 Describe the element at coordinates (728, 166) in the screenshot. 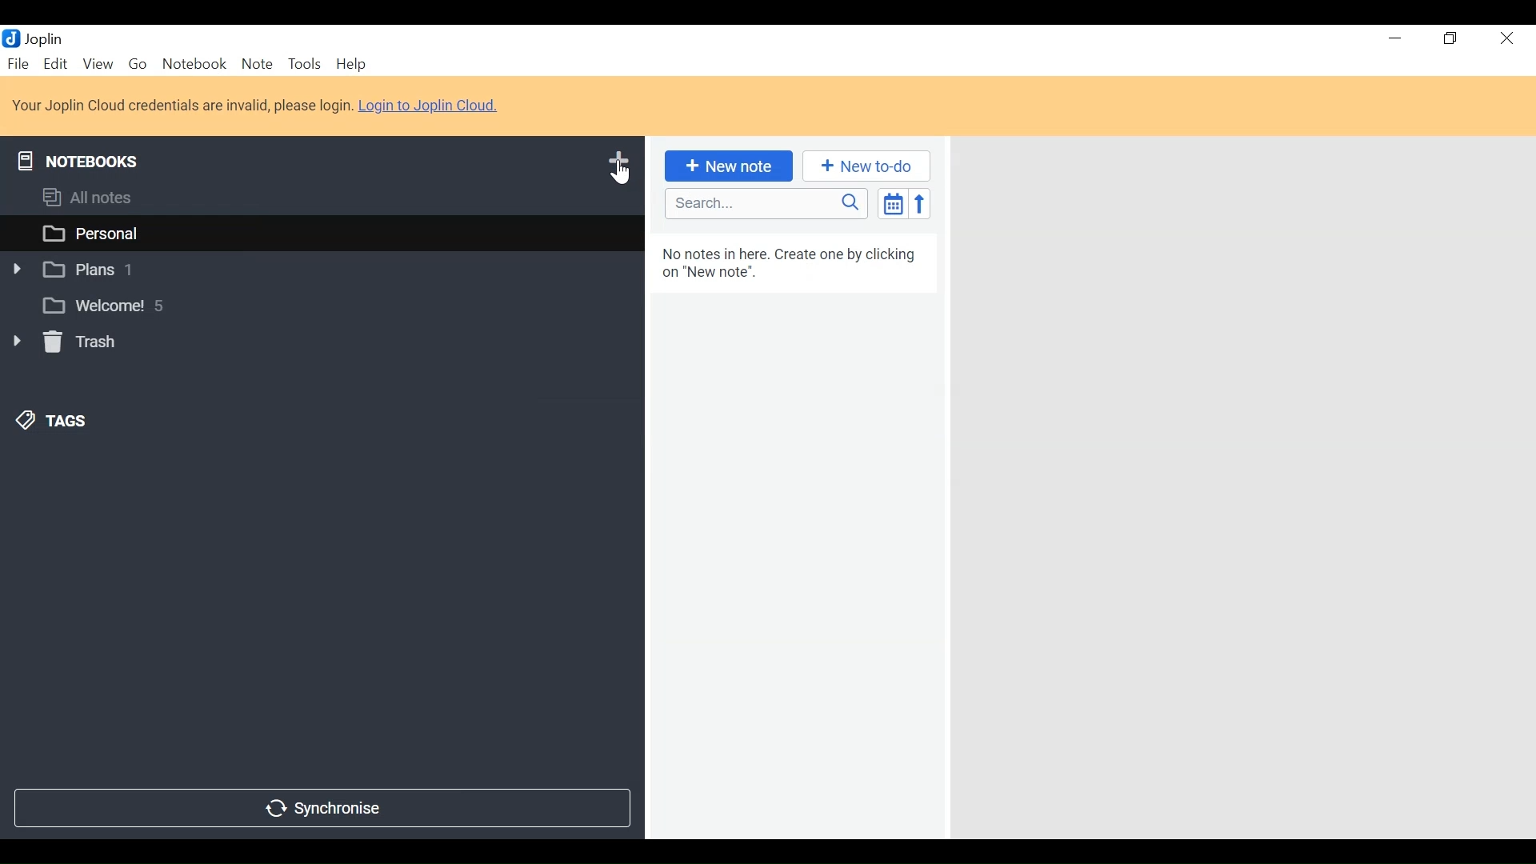

I see `New Note` at that location.